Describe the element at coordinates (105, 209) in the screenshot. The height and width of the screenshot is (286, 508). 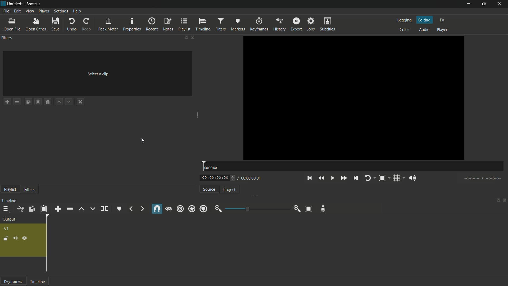
I see `split at playhead` at that location.